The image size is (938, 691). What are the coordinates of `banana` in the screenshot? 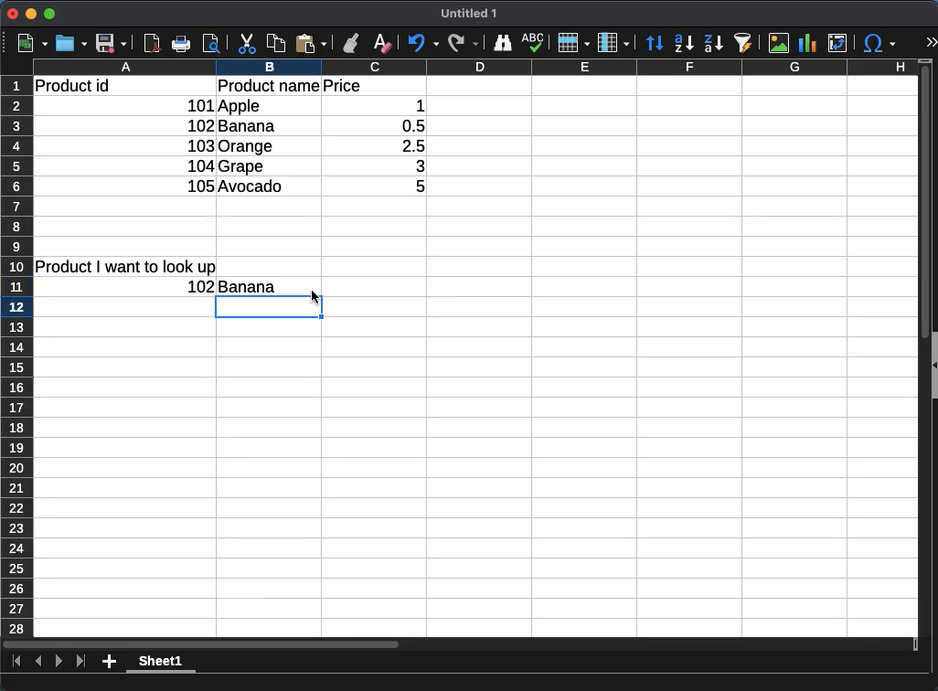 It's located at (251, 286).